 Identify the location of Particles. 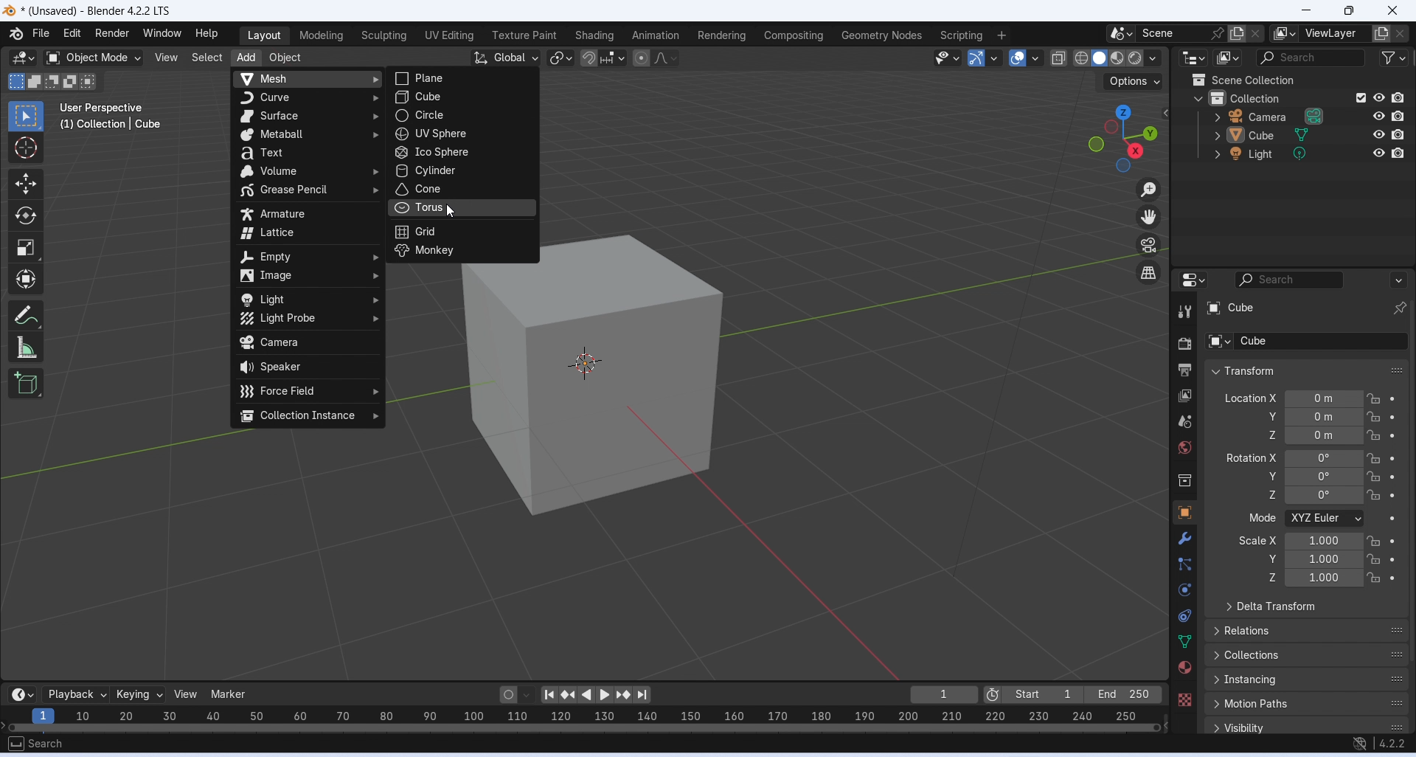
(1185, 564).